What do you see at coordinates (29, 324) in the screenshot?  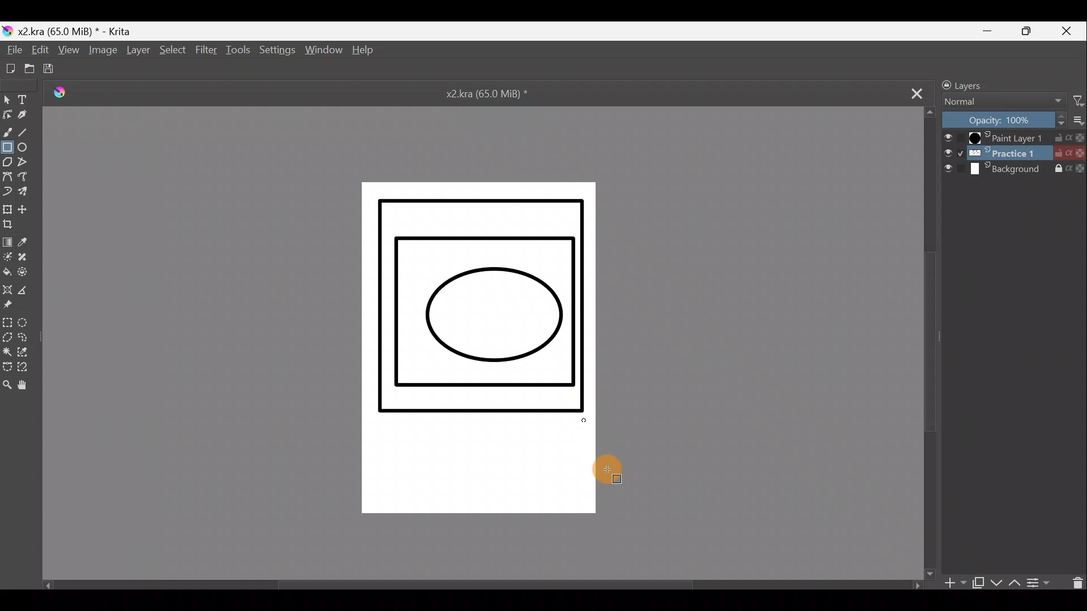 I see `Elliptical selection tool` at bounding box center [29, 324].